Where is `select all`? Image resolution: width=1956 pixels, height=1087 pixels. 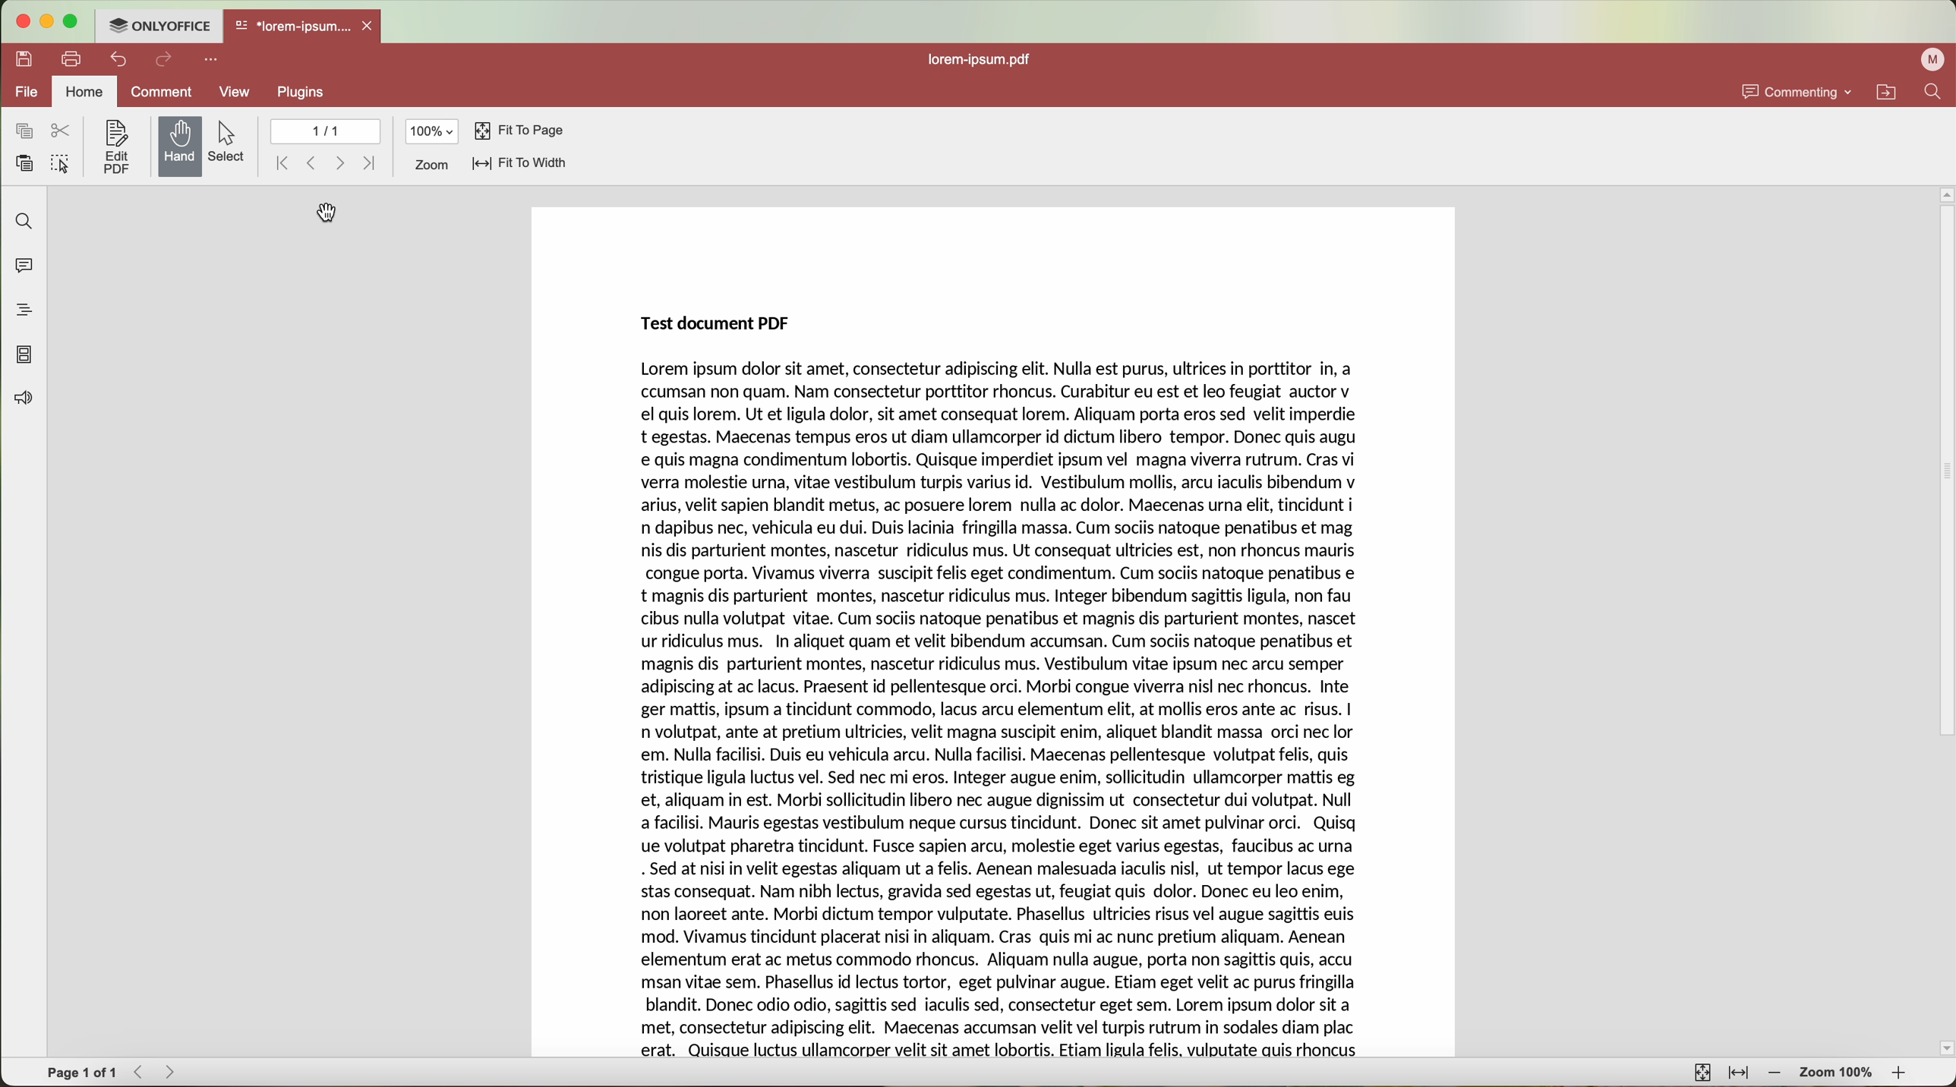 select all is located at coordinates (59, 165).